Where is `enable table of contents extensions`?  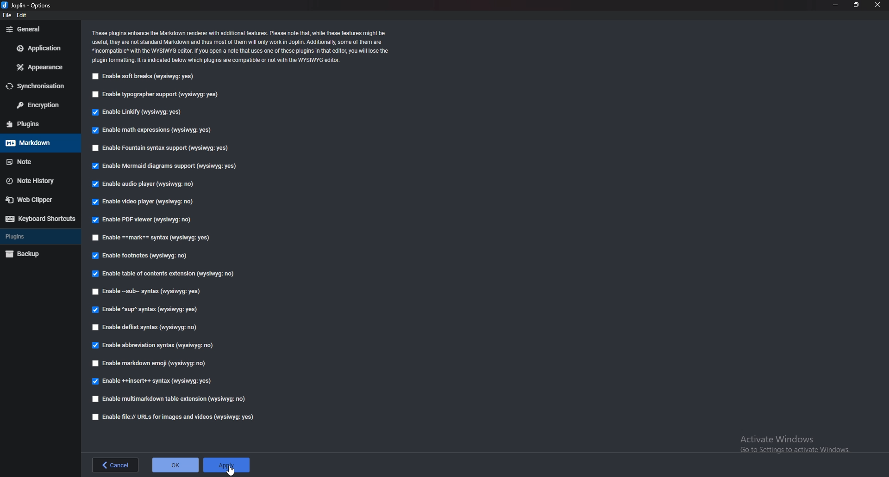
enable table of contents extensions is located at coordinates (163, 274).